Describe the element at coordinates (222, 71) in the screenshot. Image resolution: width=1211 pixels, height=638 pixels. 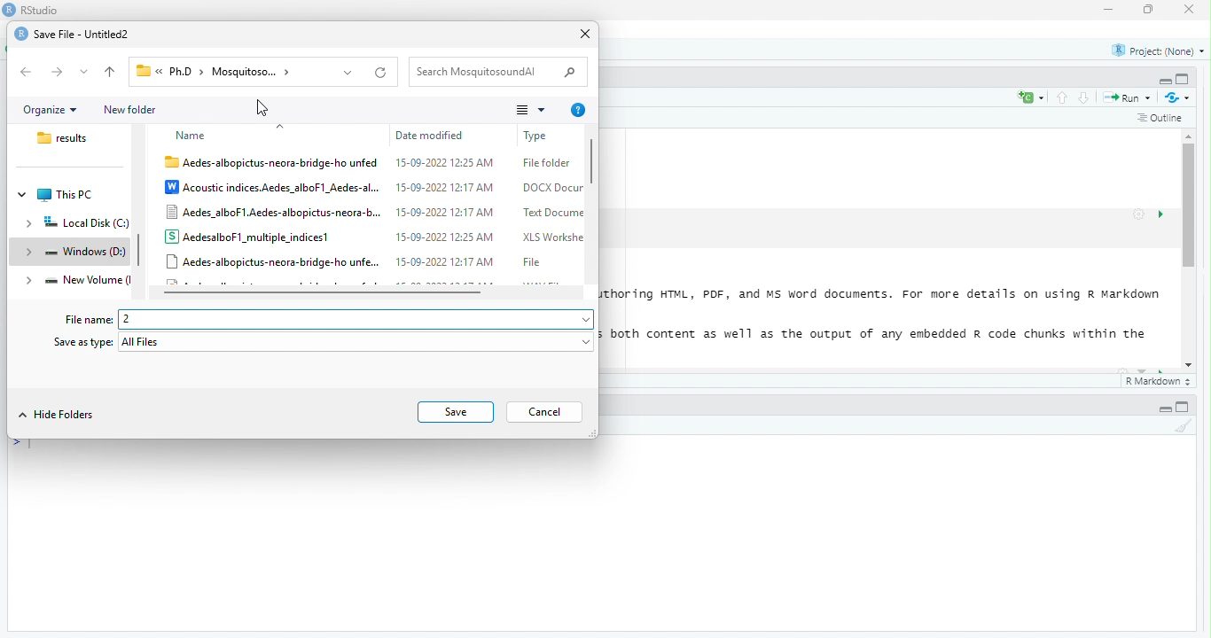
I see `« PhD > Mosquitoso... >` at that location.